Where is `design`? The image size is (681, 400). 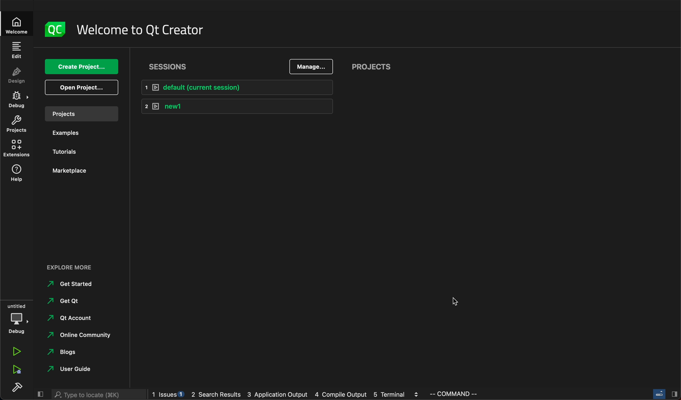
design is located at coordinates (17, 78).